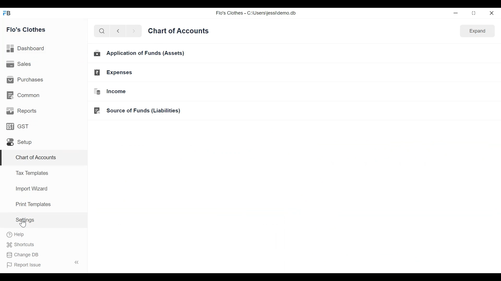 This screenshot has height=281, width=501. Describe the element at coordinates (25, 79) in the screenshot. I see `purchases` at that location.